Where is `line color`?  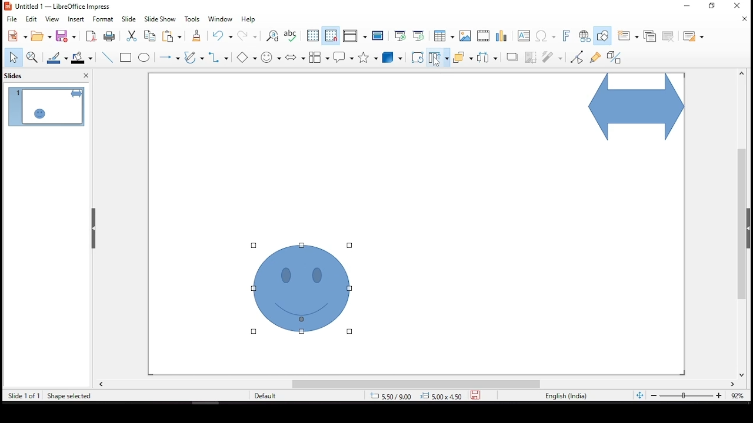
line color is located at coordinates (58, 58).